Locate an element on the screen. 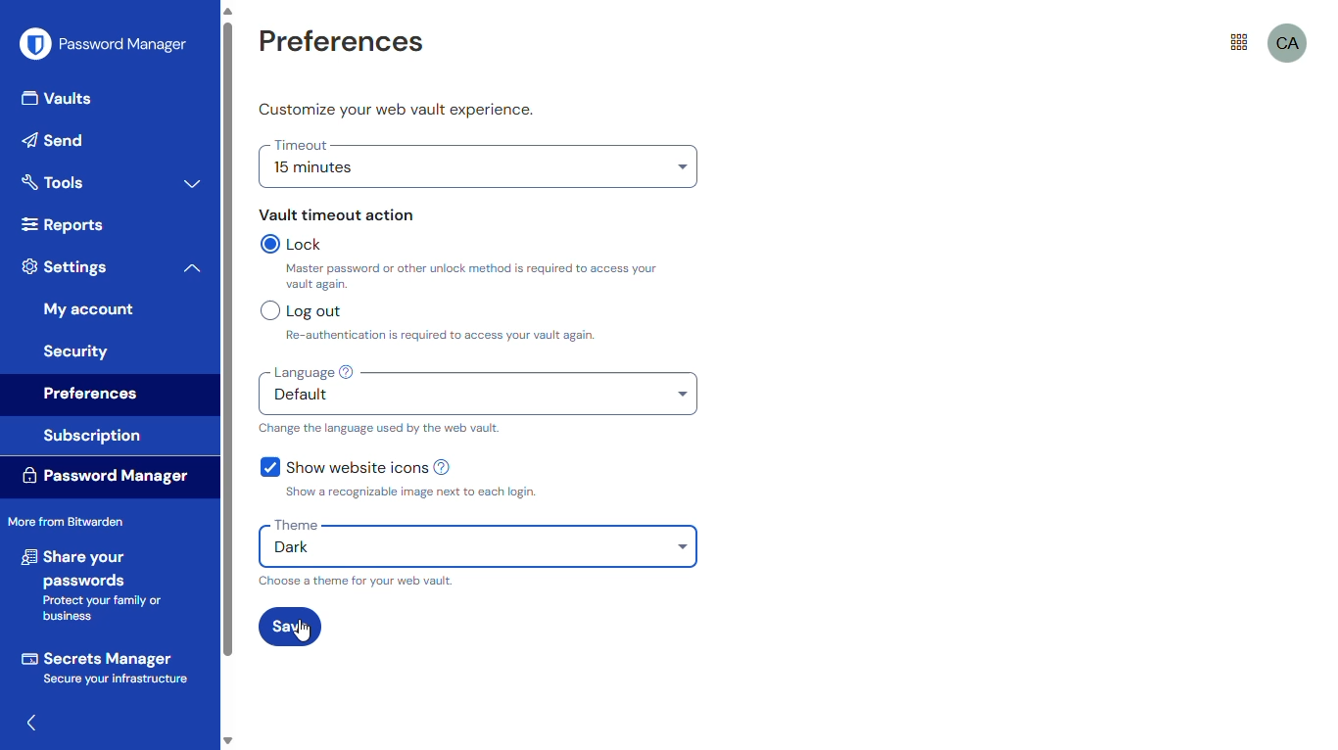  15 minutes is located at coordinates (478, 171).